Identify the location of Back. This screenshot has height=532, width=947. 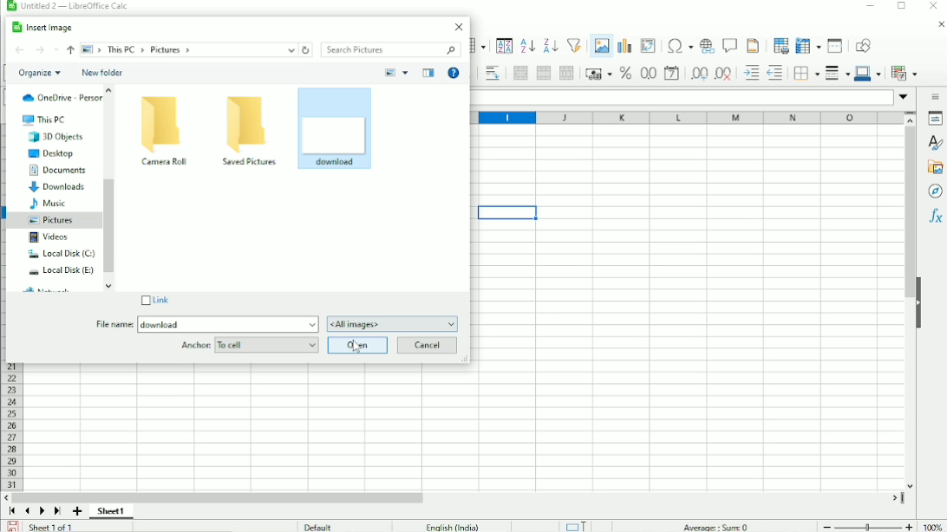
(20, 50).